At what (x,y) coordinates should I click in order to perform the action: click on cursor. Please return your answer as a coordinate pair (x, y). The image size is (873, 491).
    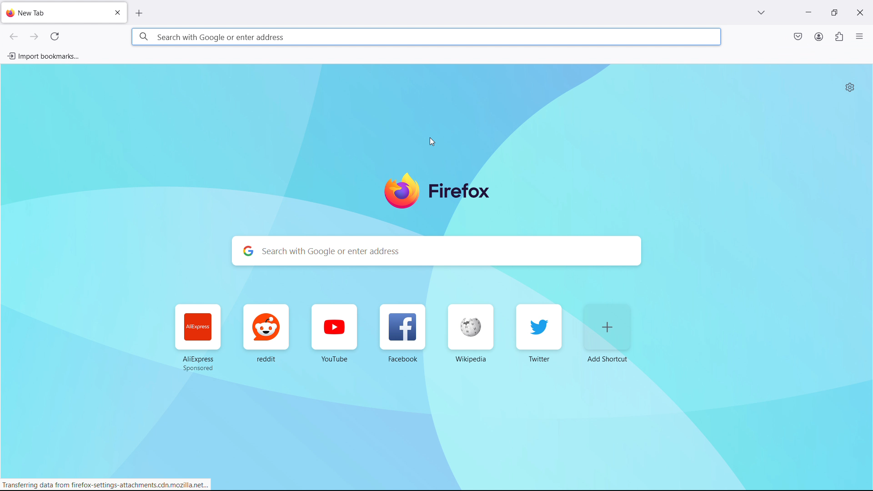
    Looking at the image, I should click on (432, 142).